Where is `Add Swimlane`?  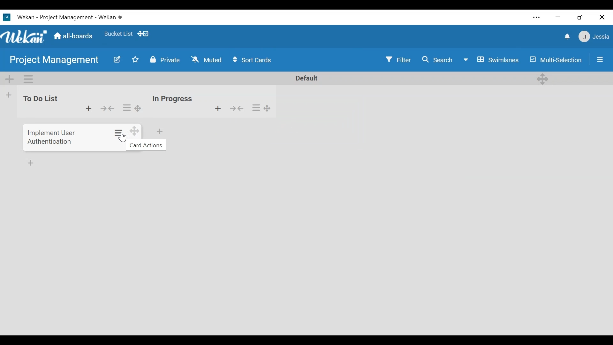
Add Swimlane is located at coordinates (10, 79).